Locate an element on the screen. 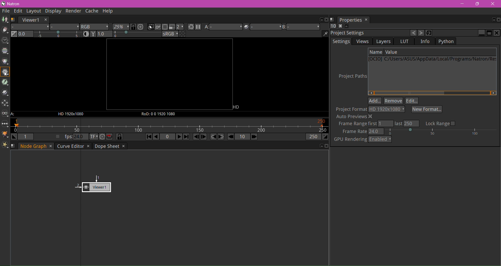  Check to enable Auto Previews is located at coordinates (355, 116).